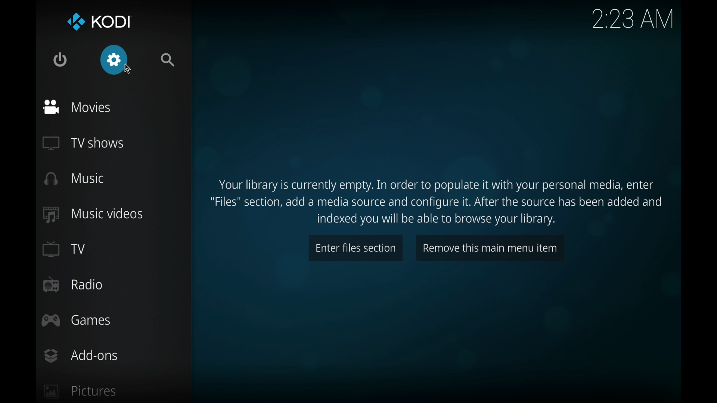  Describe the element at coordinates (131, 73) in the screenshot. I see `cursor` at that location.